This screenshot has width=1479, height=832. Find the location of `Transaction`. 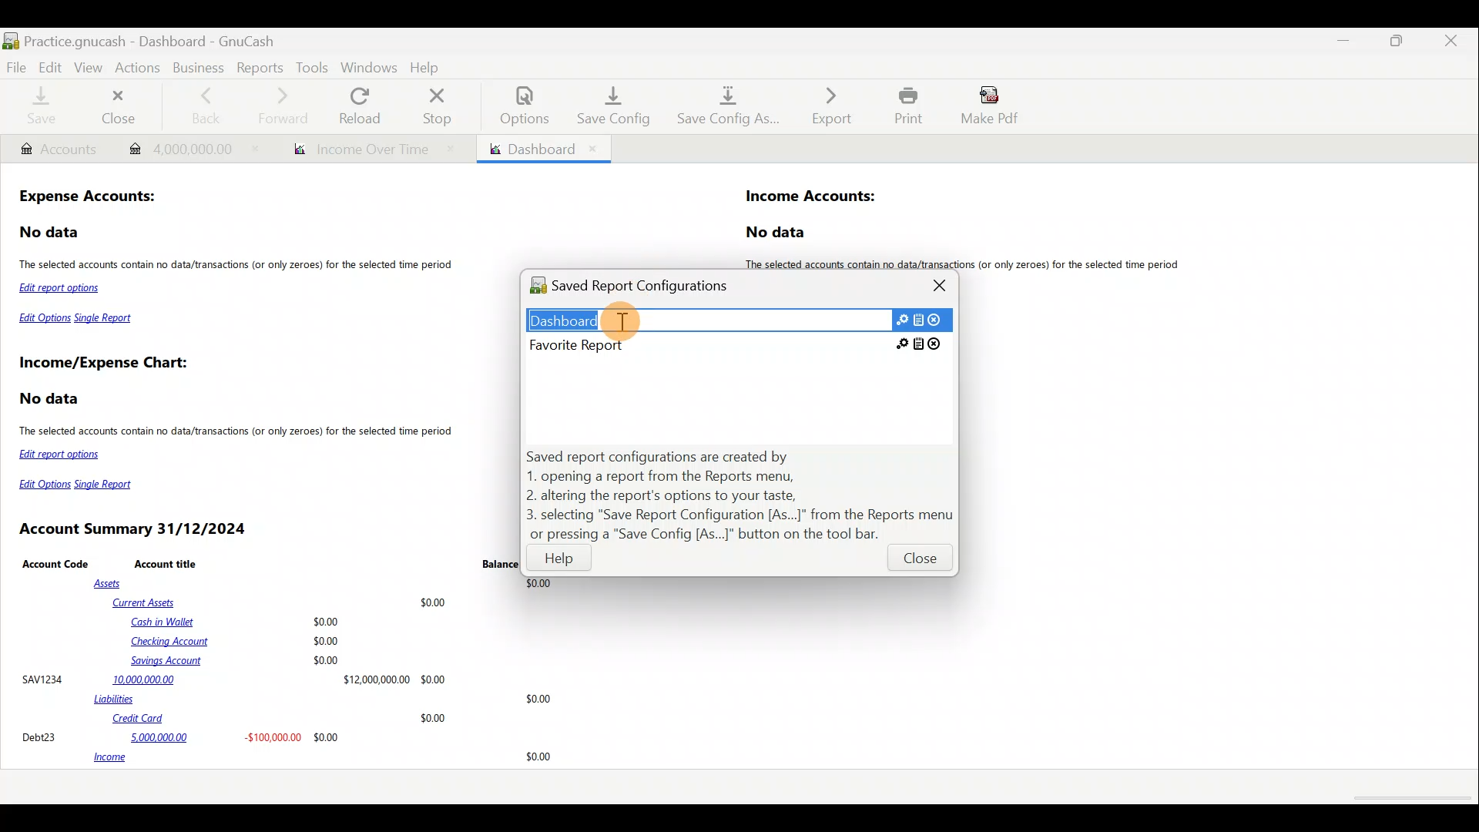

Transaction is located at coordinates (186, 147).